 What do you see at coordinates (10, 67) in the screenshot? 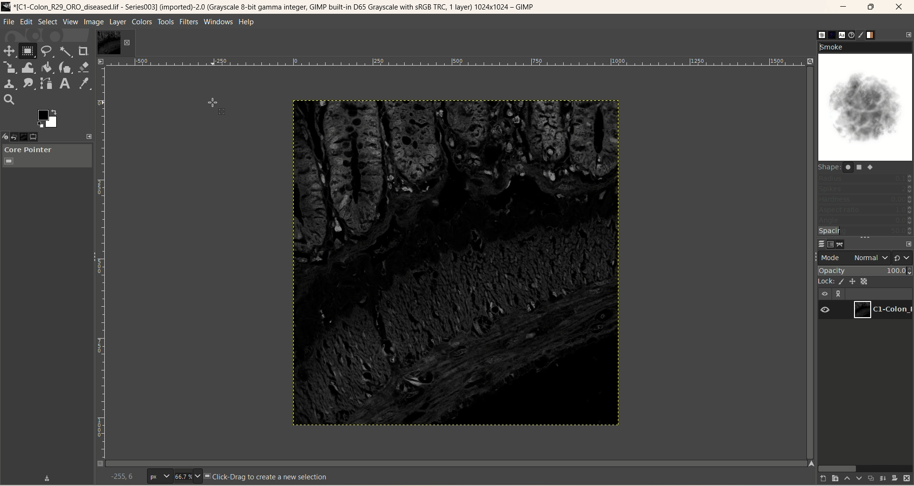
I see `scale` at bounding box center [10, 67].